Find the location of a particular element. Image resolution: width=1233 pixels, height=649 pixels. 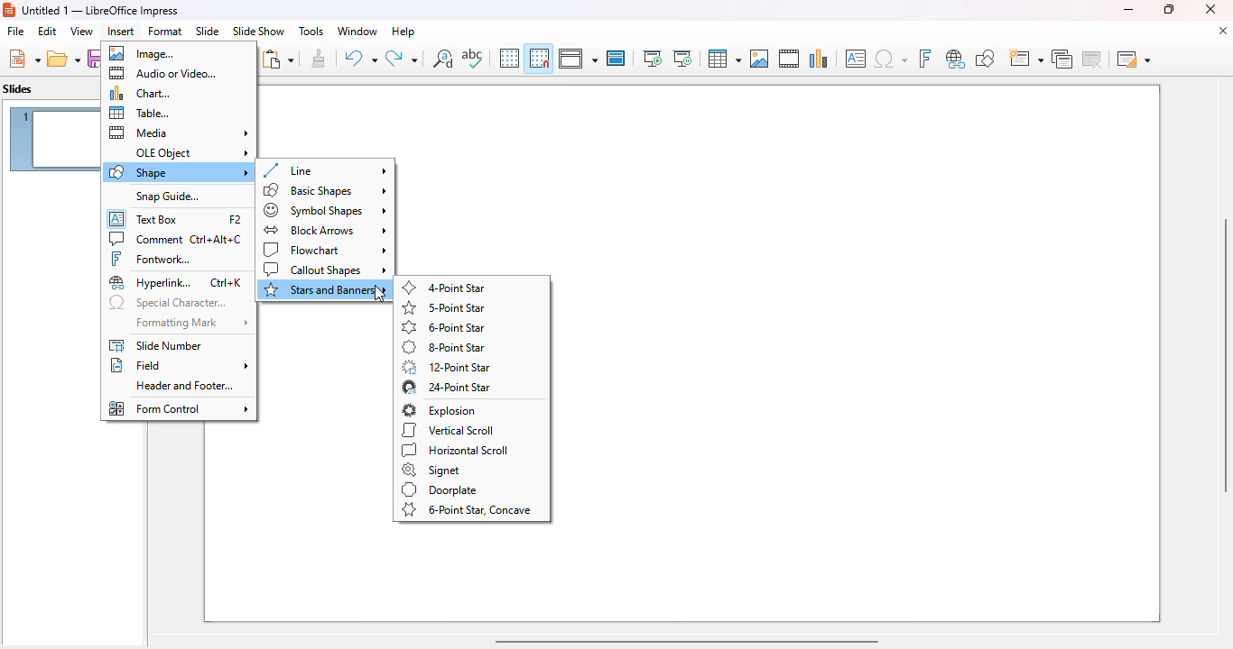

insert hyperlink is located at coordinates (956, 59).